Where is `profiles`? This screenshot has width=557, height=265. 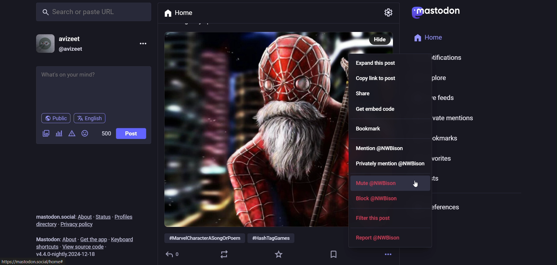 profiles is located at coordinates (124, 217).